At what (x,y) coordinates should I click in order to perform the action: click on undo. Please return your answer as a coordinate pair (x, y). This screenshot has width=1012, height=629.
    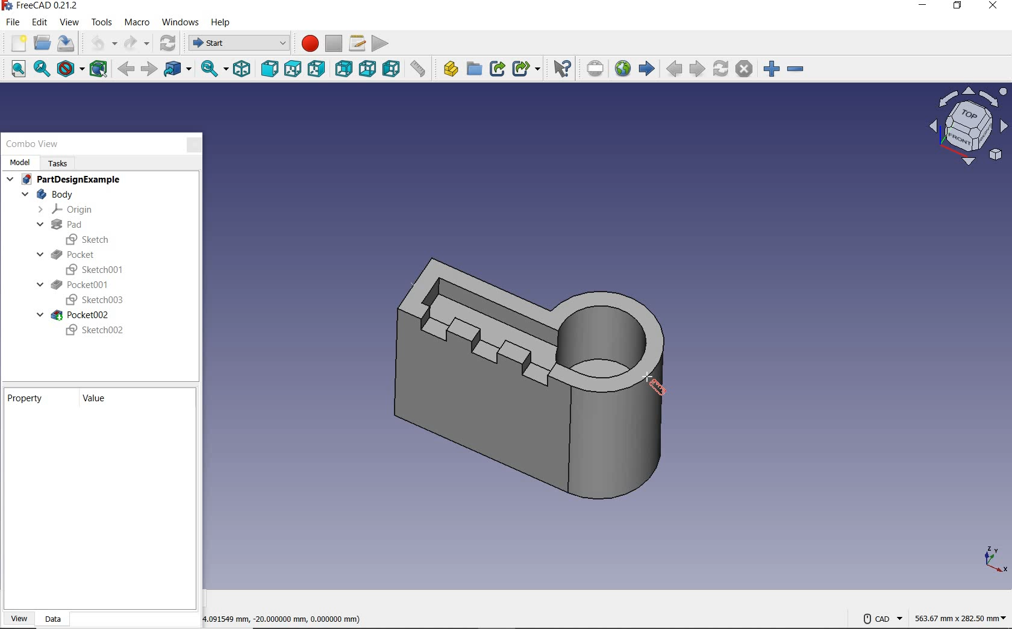
    Looking at the image, I should click on (99, 45).